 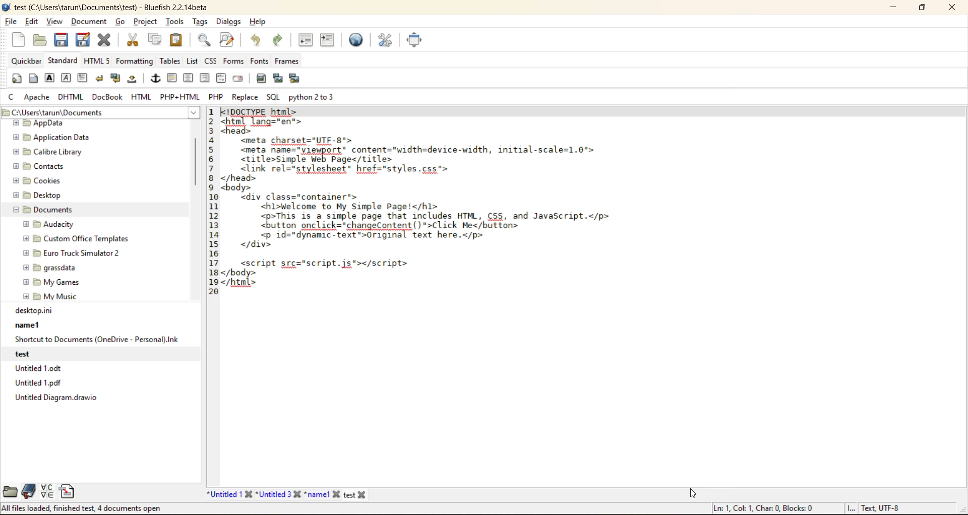 What do you see at coordinates (205, 41) in the screenshot?
I see `find bar` at bounding box center [205, 41].